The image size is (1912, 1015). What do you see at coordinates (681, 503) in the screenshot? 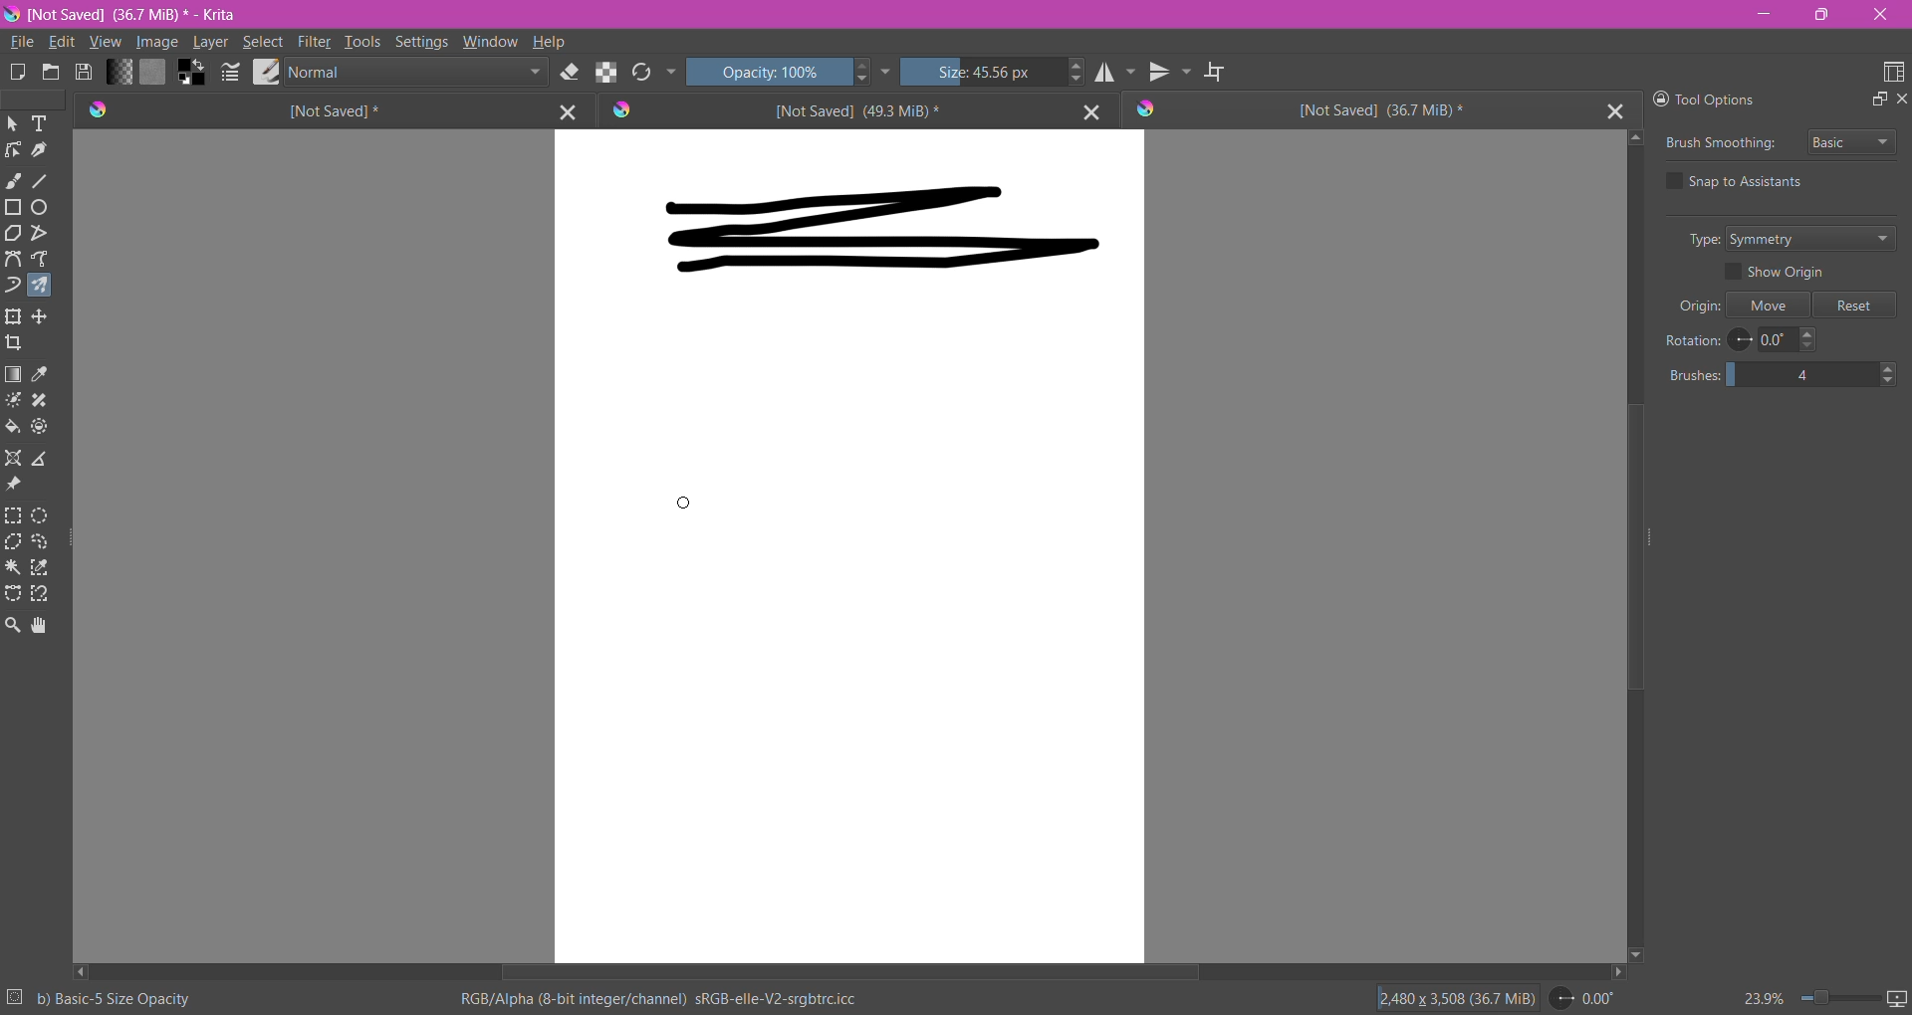
I see `` at bounding box center [681, 503].